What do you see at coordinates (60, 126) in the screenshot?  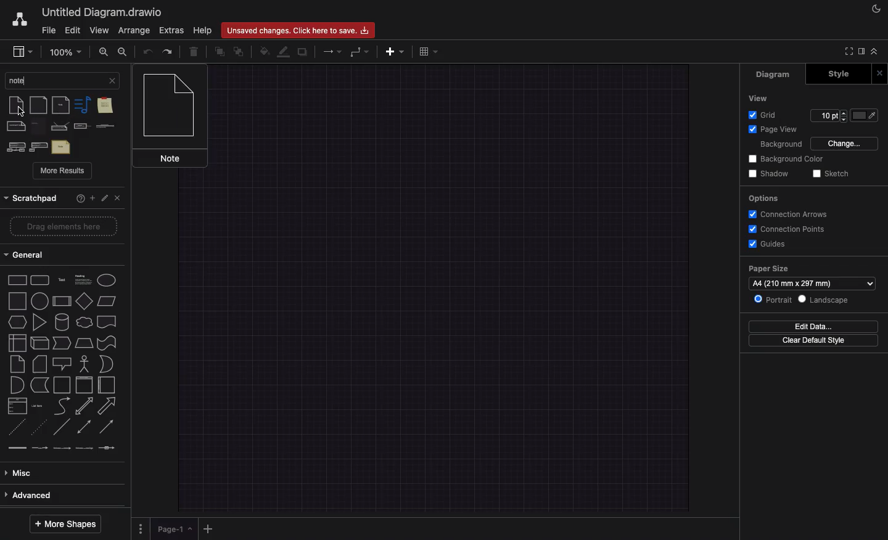 I see `constraint note` at bounding box center [60, 126].